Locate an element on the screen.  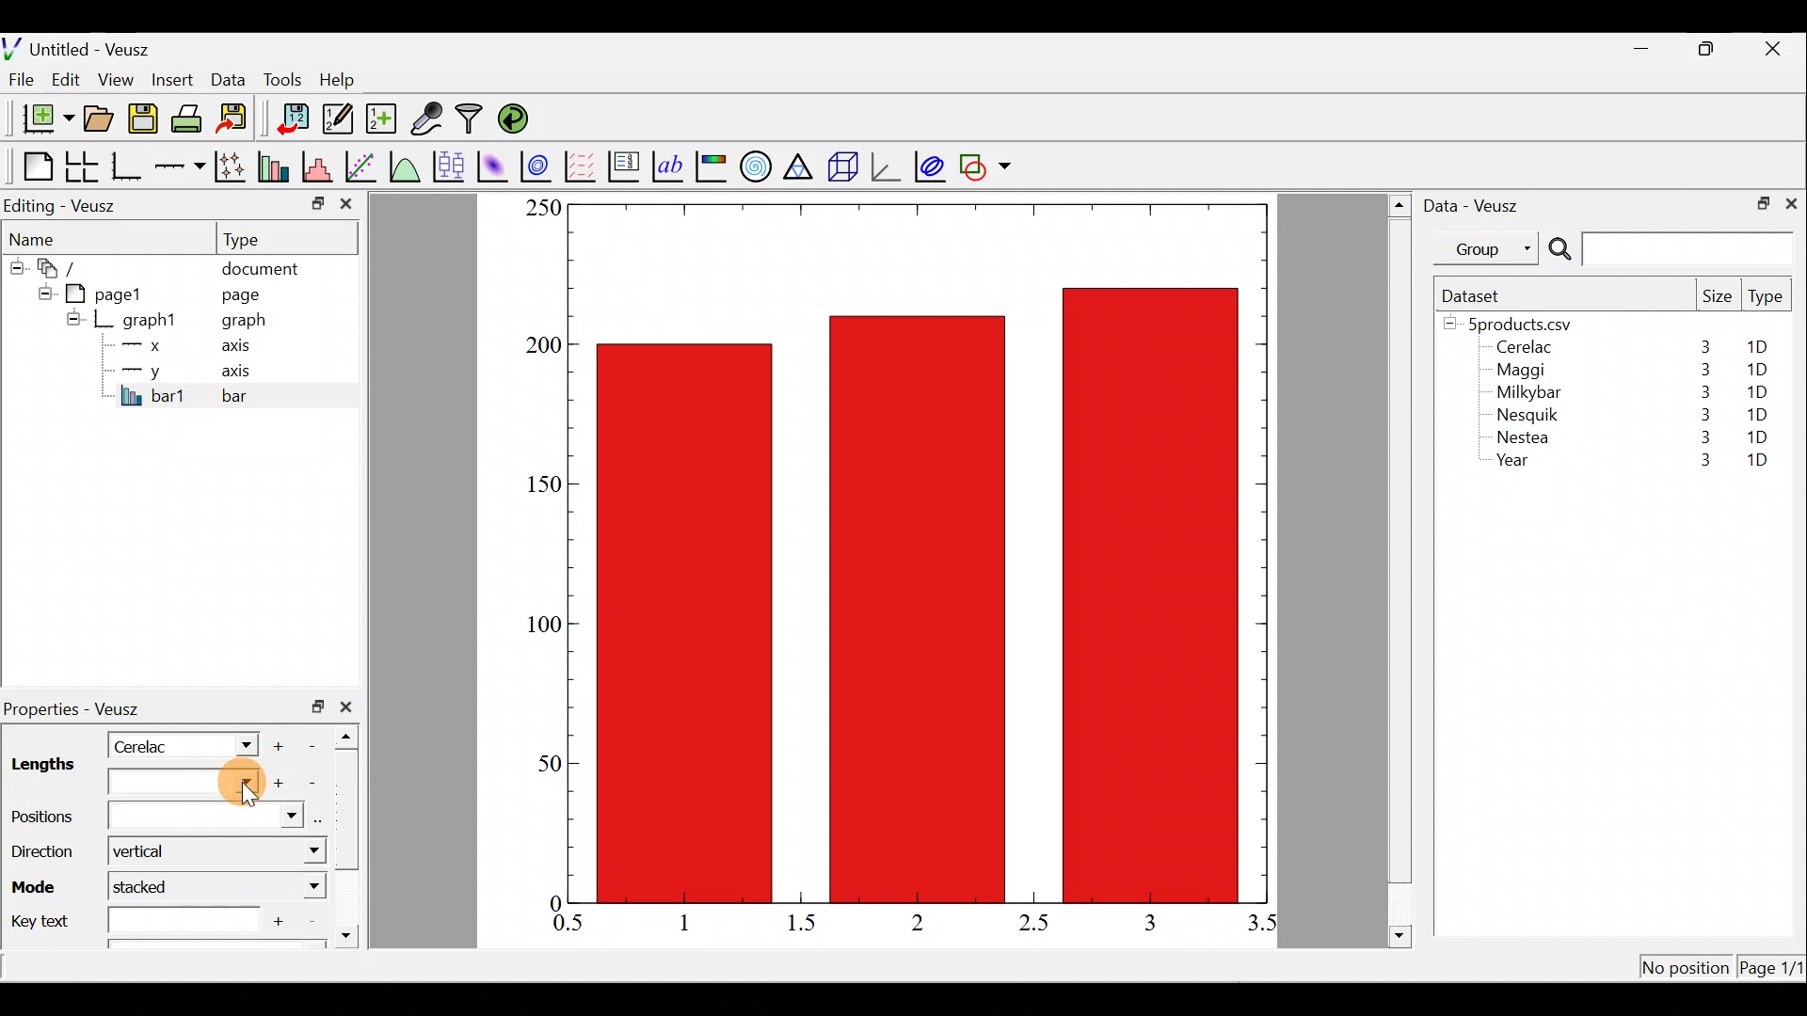
1.5 is located at coordinates (806, 924).